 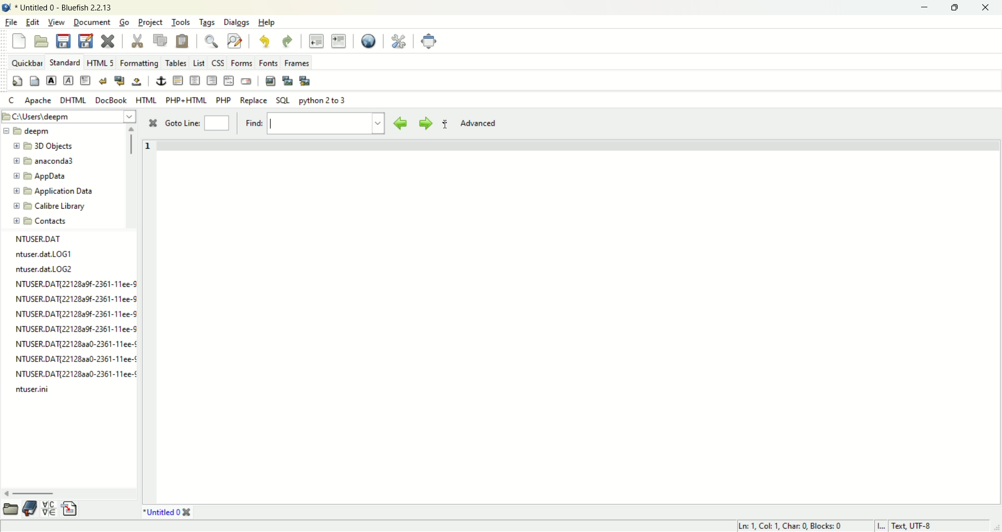 What do you see at coordinates (296, 63) in the screenshot?
I see `frames` at bounding box center [296, 63].